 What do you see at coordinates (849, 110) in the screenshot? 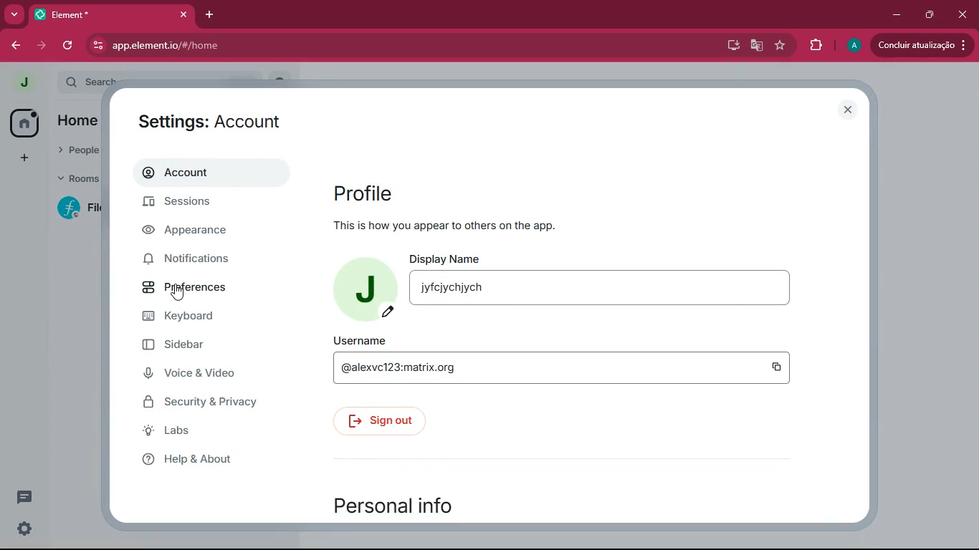
I see `close` at bounding box center [849, 110].